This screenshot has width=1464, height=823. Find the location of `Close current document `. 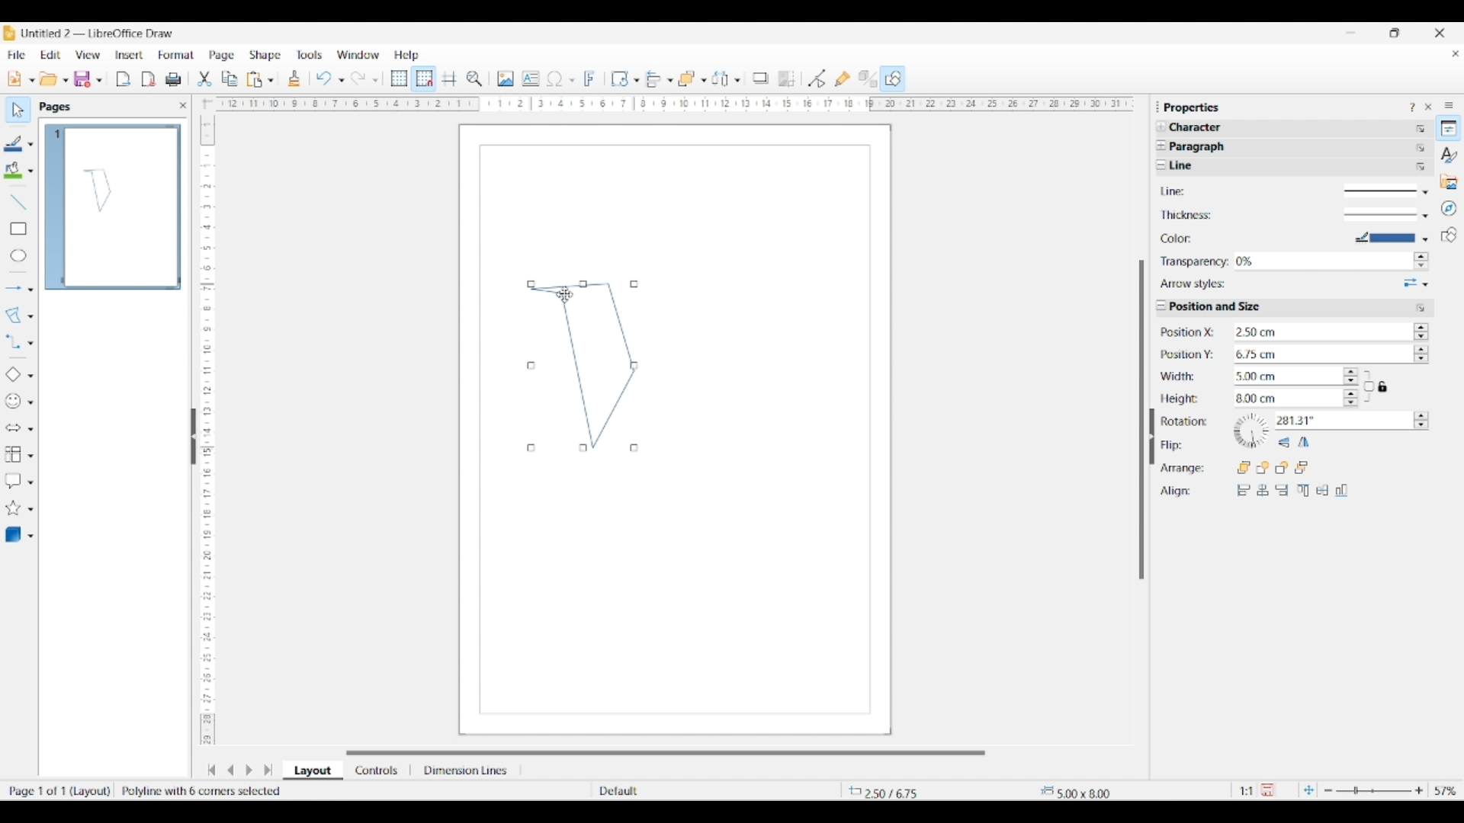

Close current document  is located at coordinates (1455, 54).